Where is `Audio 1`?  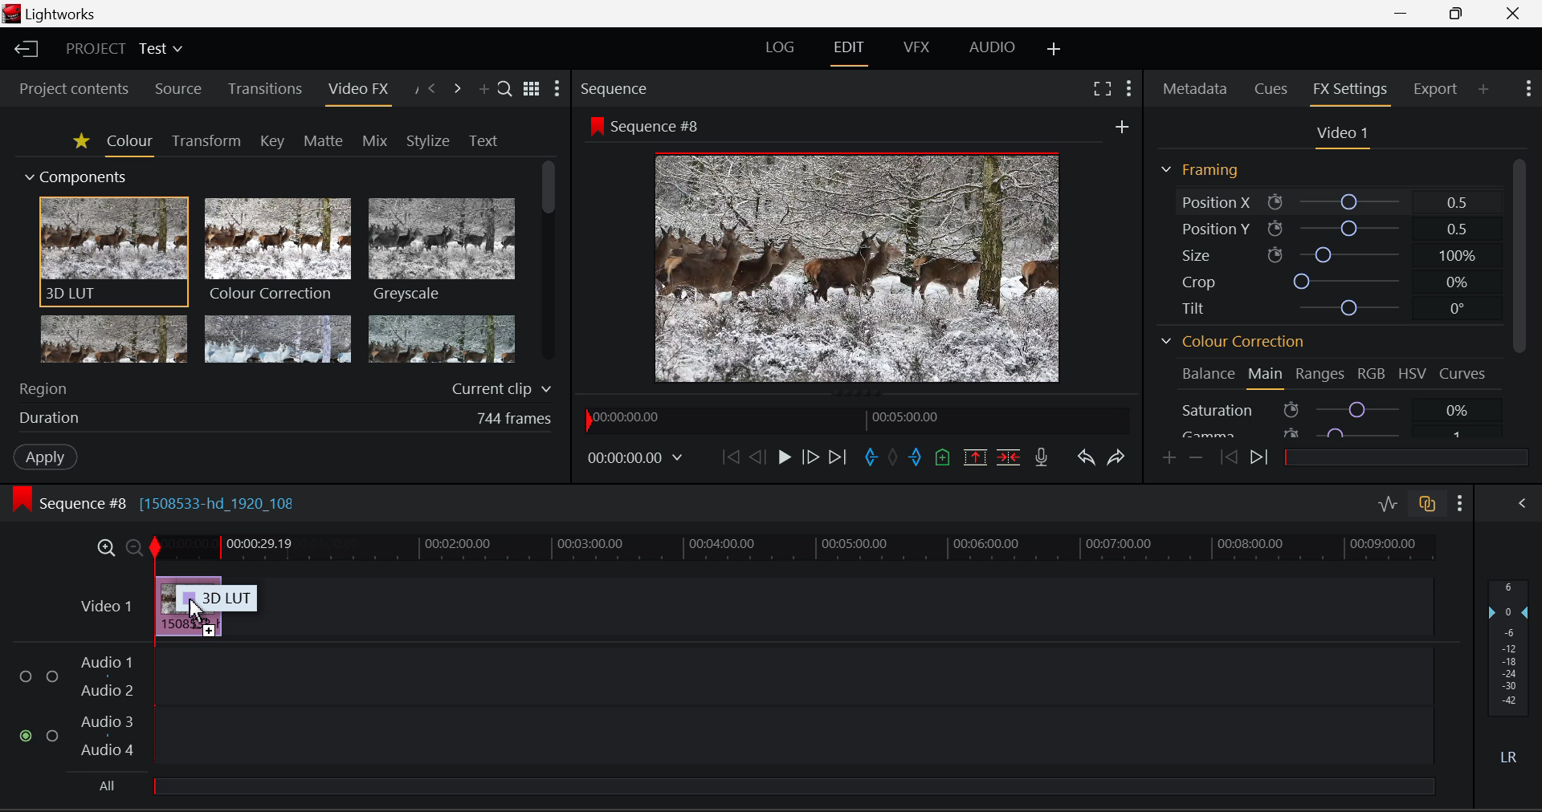
Audio 1 is located at coordinates (110, 661).